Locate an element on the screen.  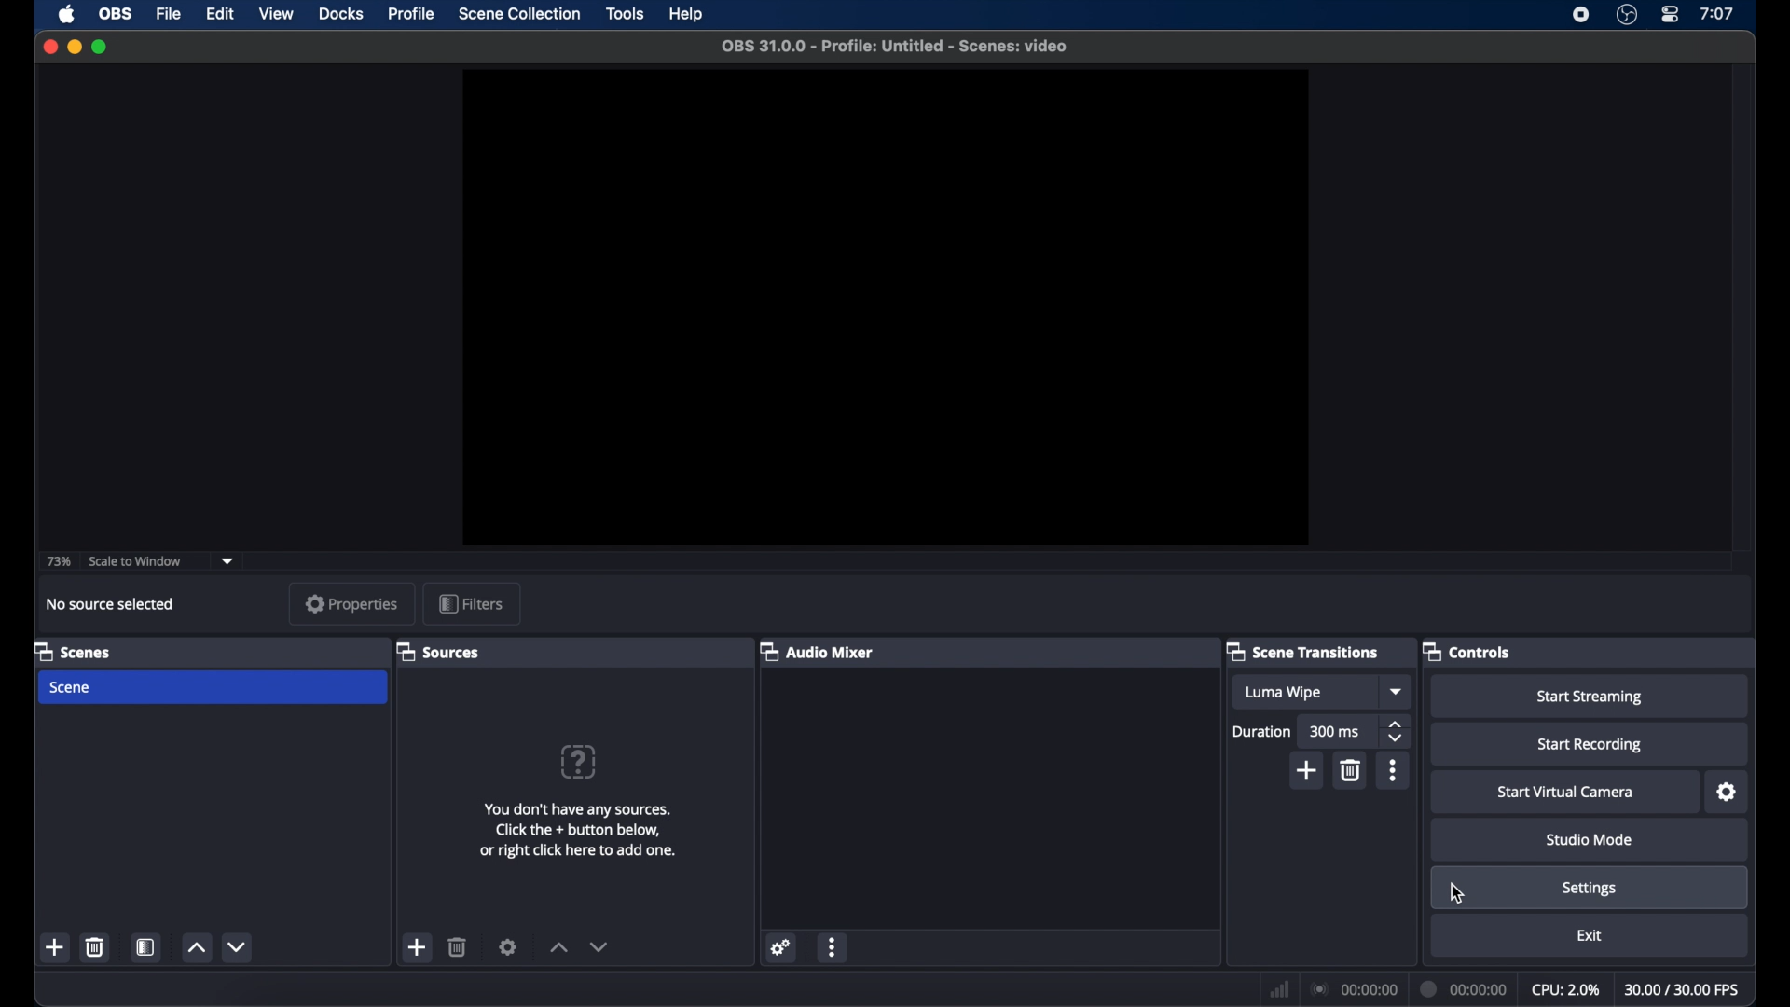
scale to window is located at coordinates (138, 561).